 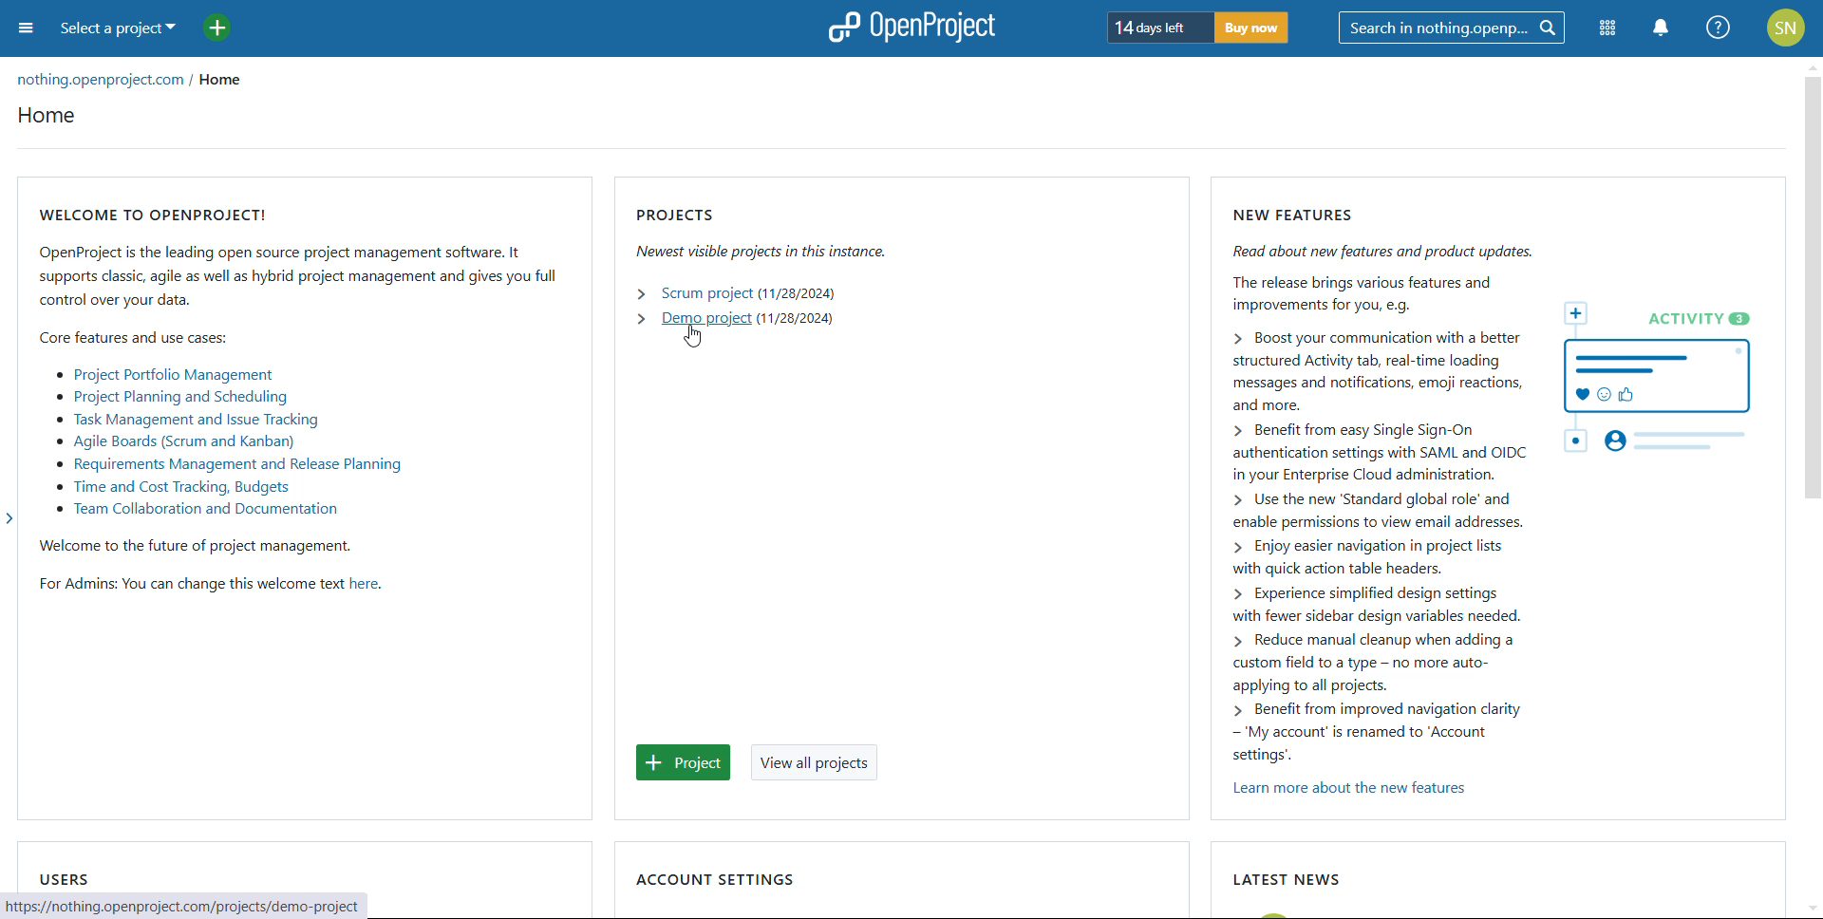 I want to click on account, so click(x=1786, y=28).